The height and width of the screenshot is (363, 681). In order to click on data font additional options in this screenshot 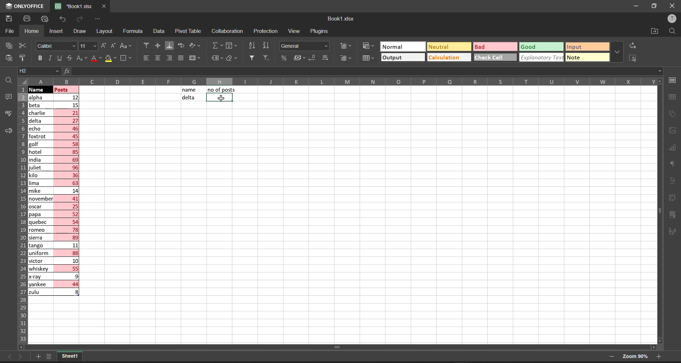, I will do `click(617, 50)`.